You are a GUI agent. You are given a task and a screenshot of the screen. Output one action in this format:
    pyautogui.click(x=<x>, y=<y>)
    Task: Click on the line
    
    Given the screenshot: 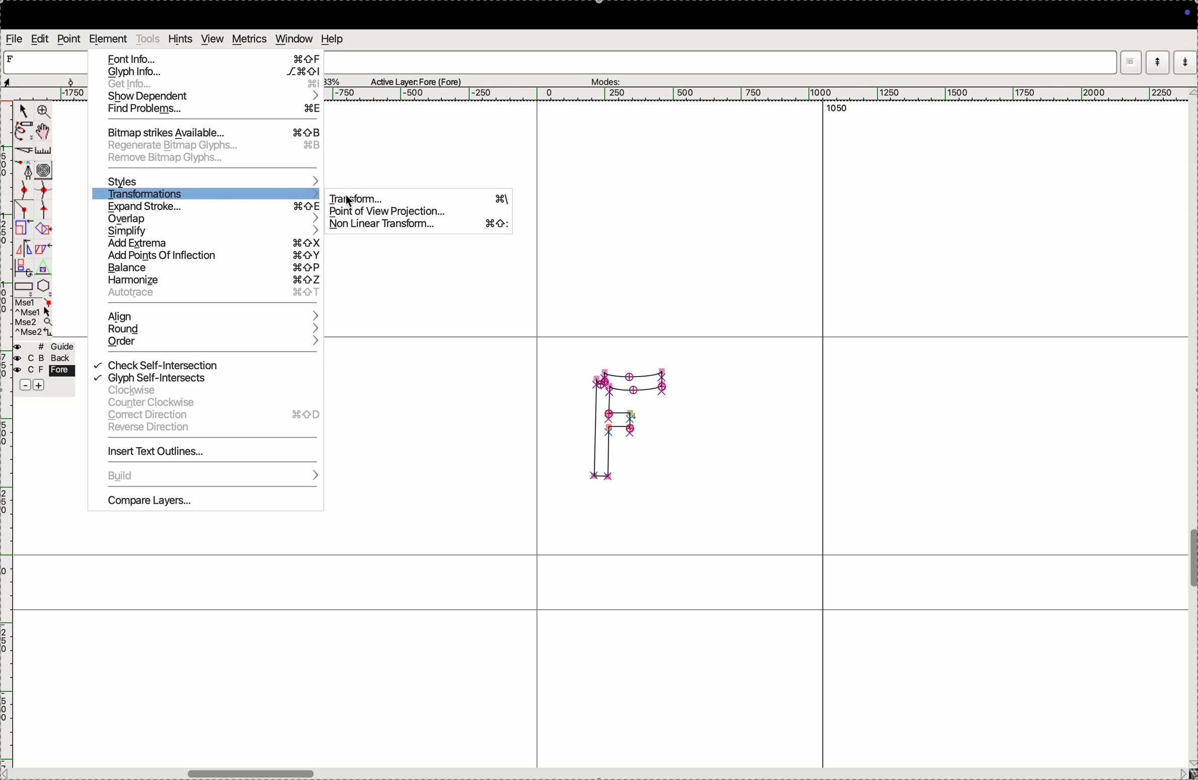 What is the action you would take?
    pyautogui.click(x=25, y=211)
    